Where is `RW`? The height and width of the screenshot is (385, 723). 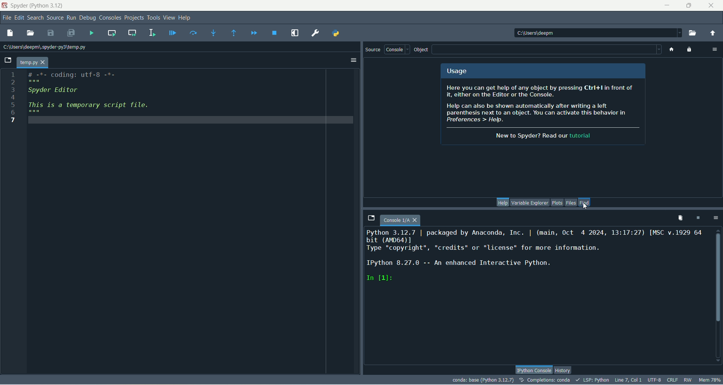
RW is located at coordinates (687, 380).